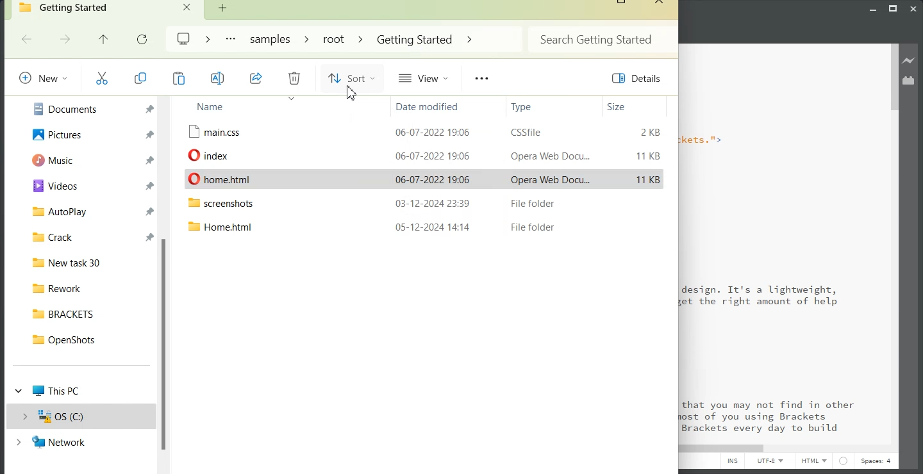 The width and height of the screenshot is (923, 474). I want to click on Copy, so click(140, 78).